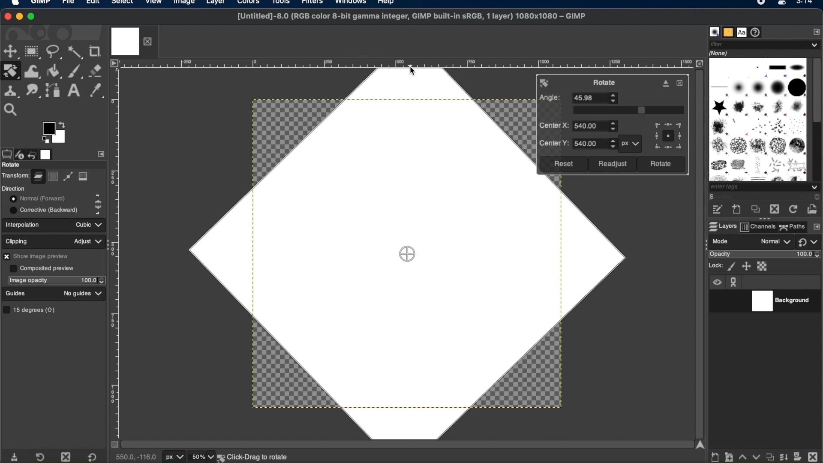  Describe the element at coordinates (77, 294) in the screenshot. I see `no guides` at that location.